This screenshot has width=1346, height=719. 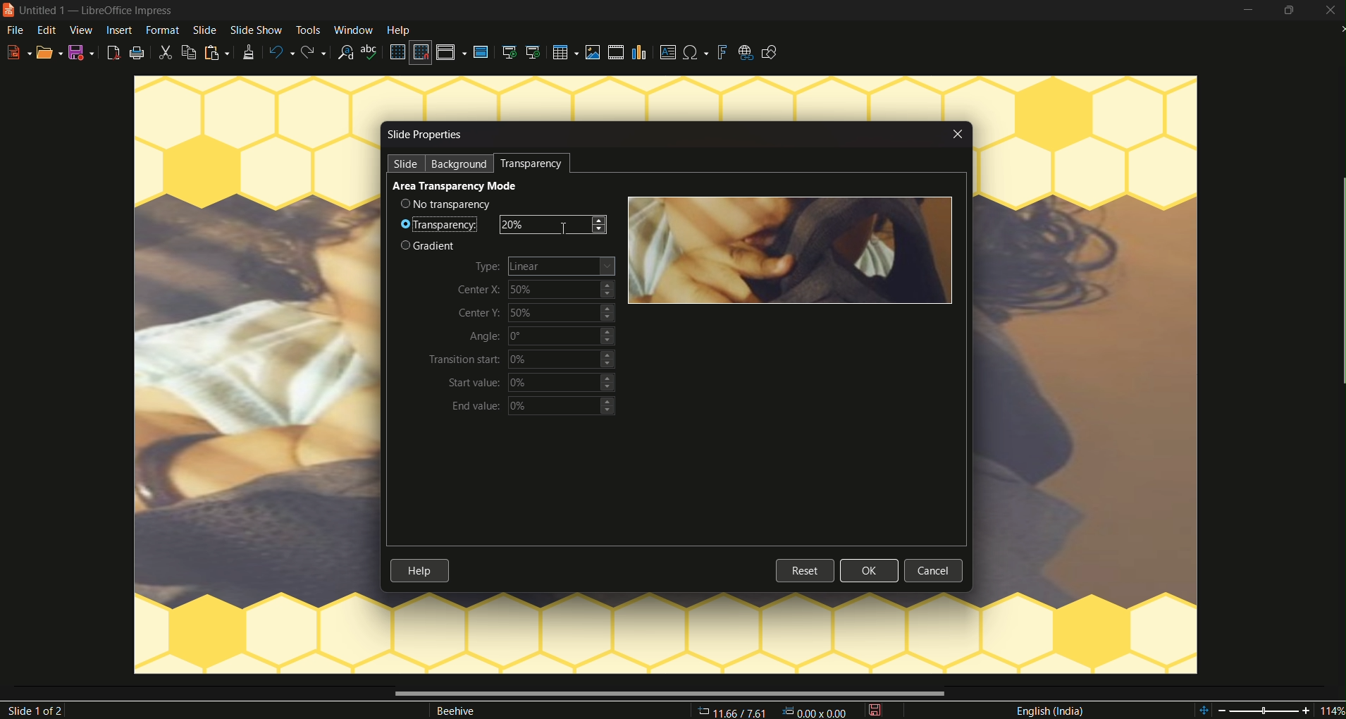 What do you see at coordinates (564, 359) in the screenshot?
I see `0%` at bounding box center [564, 359].